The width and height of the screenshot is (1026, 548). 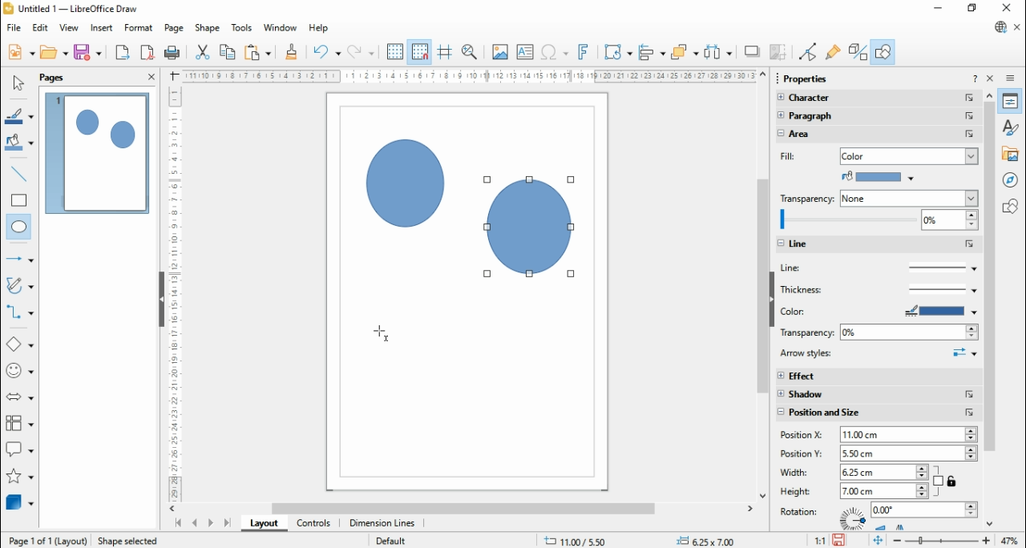 What do you see at coordinates (469, 76) in the screenshot?
I see `Scale` at bounding box center [469, 76].